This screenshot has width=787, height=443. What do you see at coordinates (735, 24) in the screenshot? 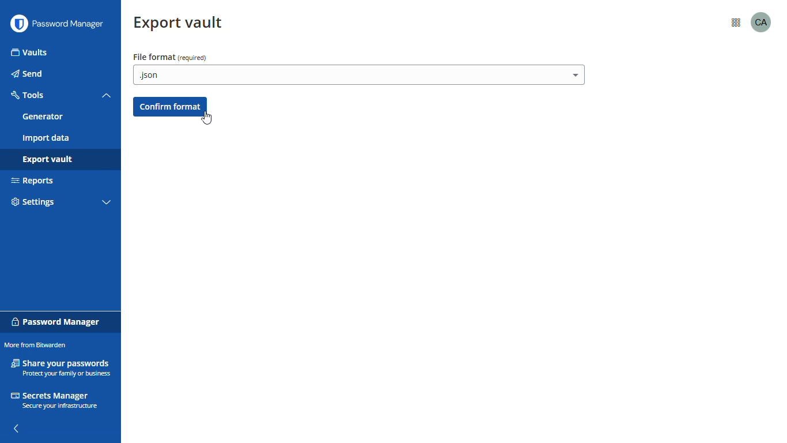
I see `options` at bounding box center [735, 24].